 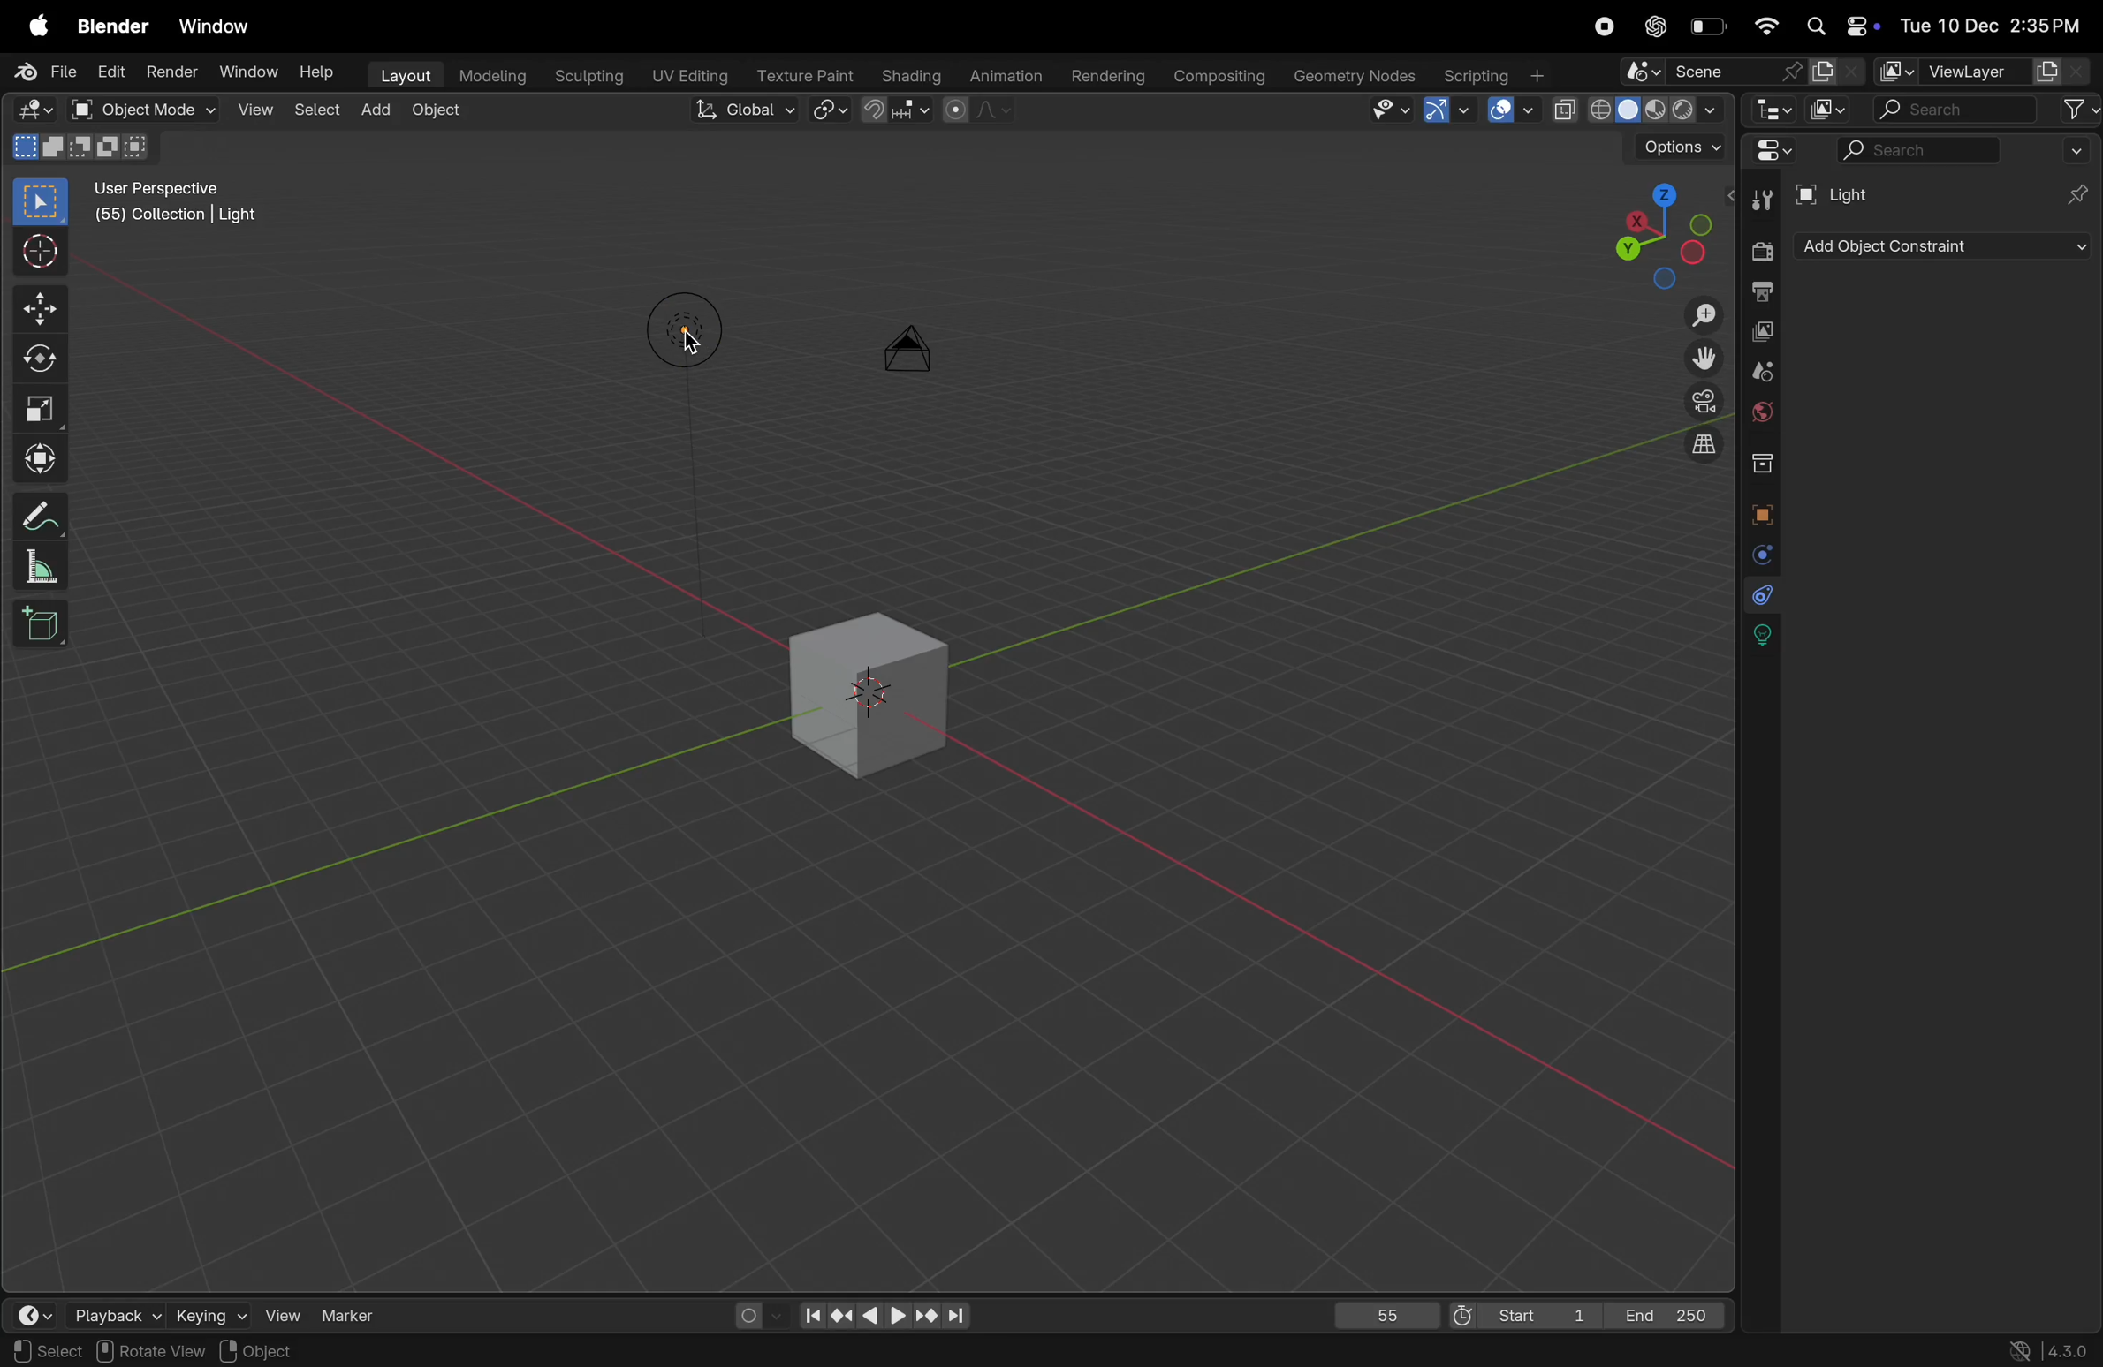 What do you see at coordinates (1773, 155) in the screenshot?
I see `Editor mode` at bounding box center [1773, 155].